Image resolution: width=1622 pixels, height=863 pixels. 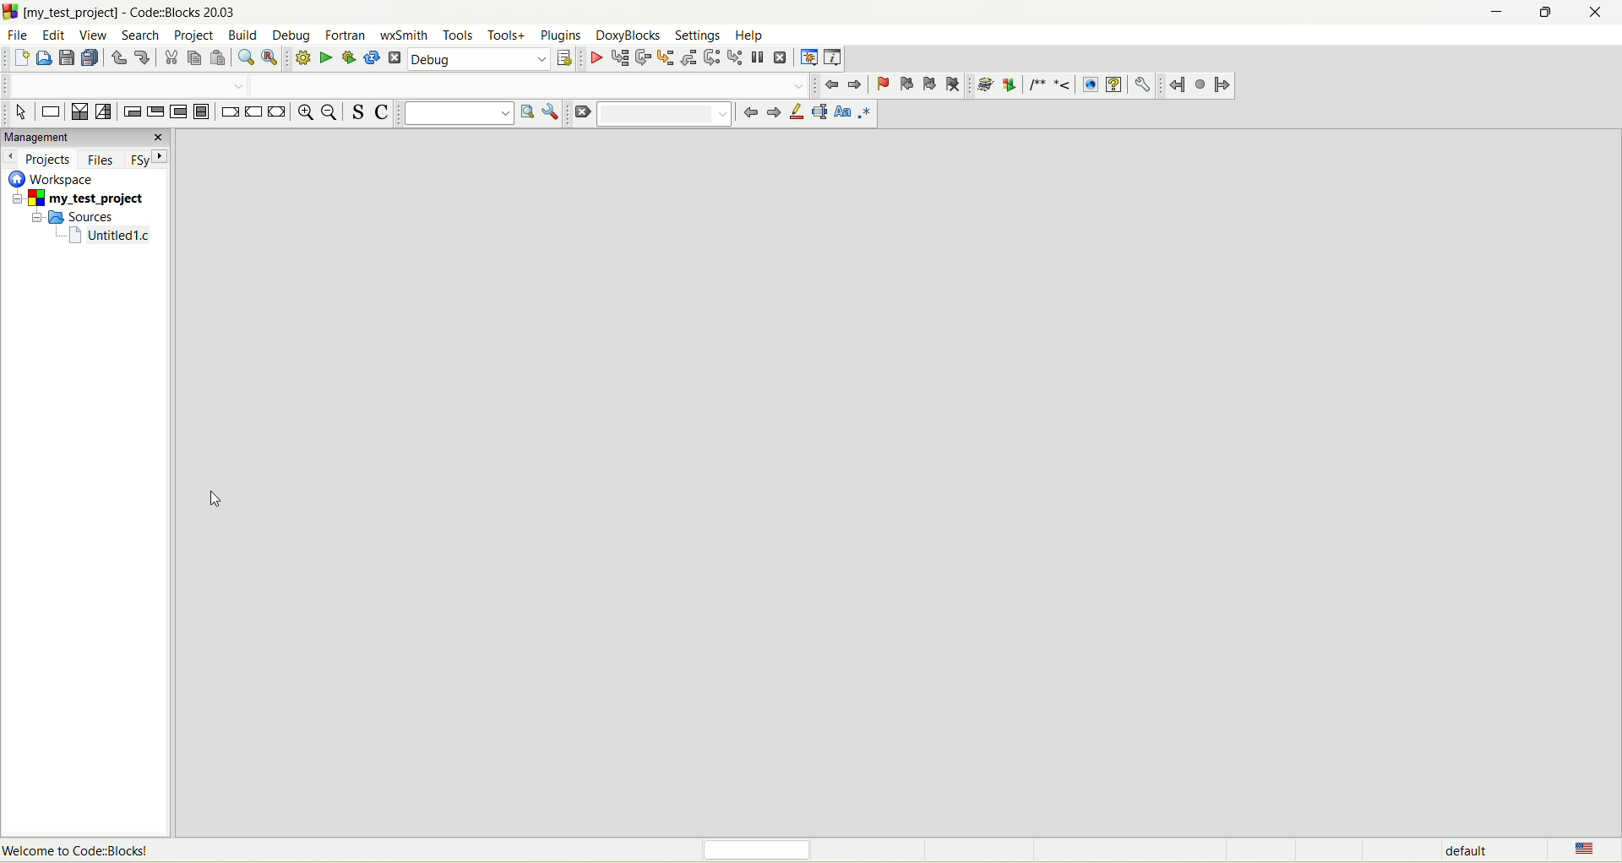 What do you see at coordinates (808, 57) in the screenshot?
I see `debugging` at bounding box center [808, 57].